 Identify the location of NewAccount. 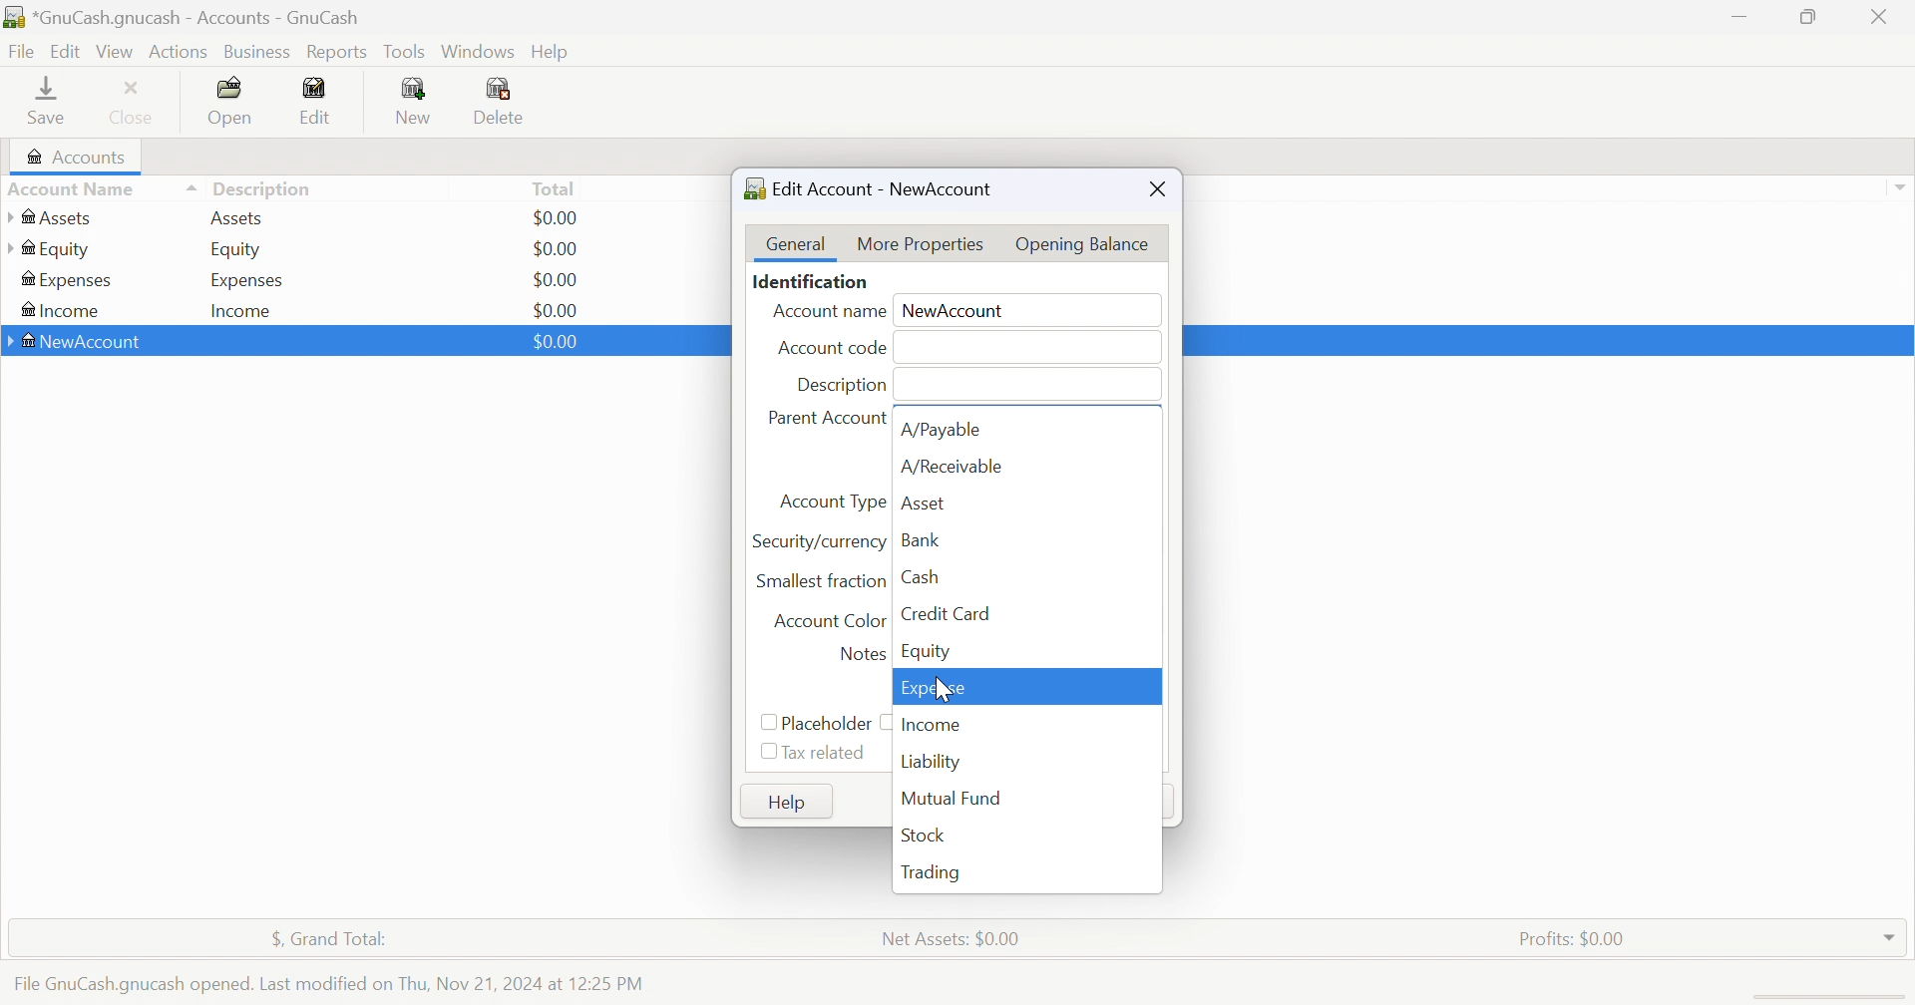
(962, 309).